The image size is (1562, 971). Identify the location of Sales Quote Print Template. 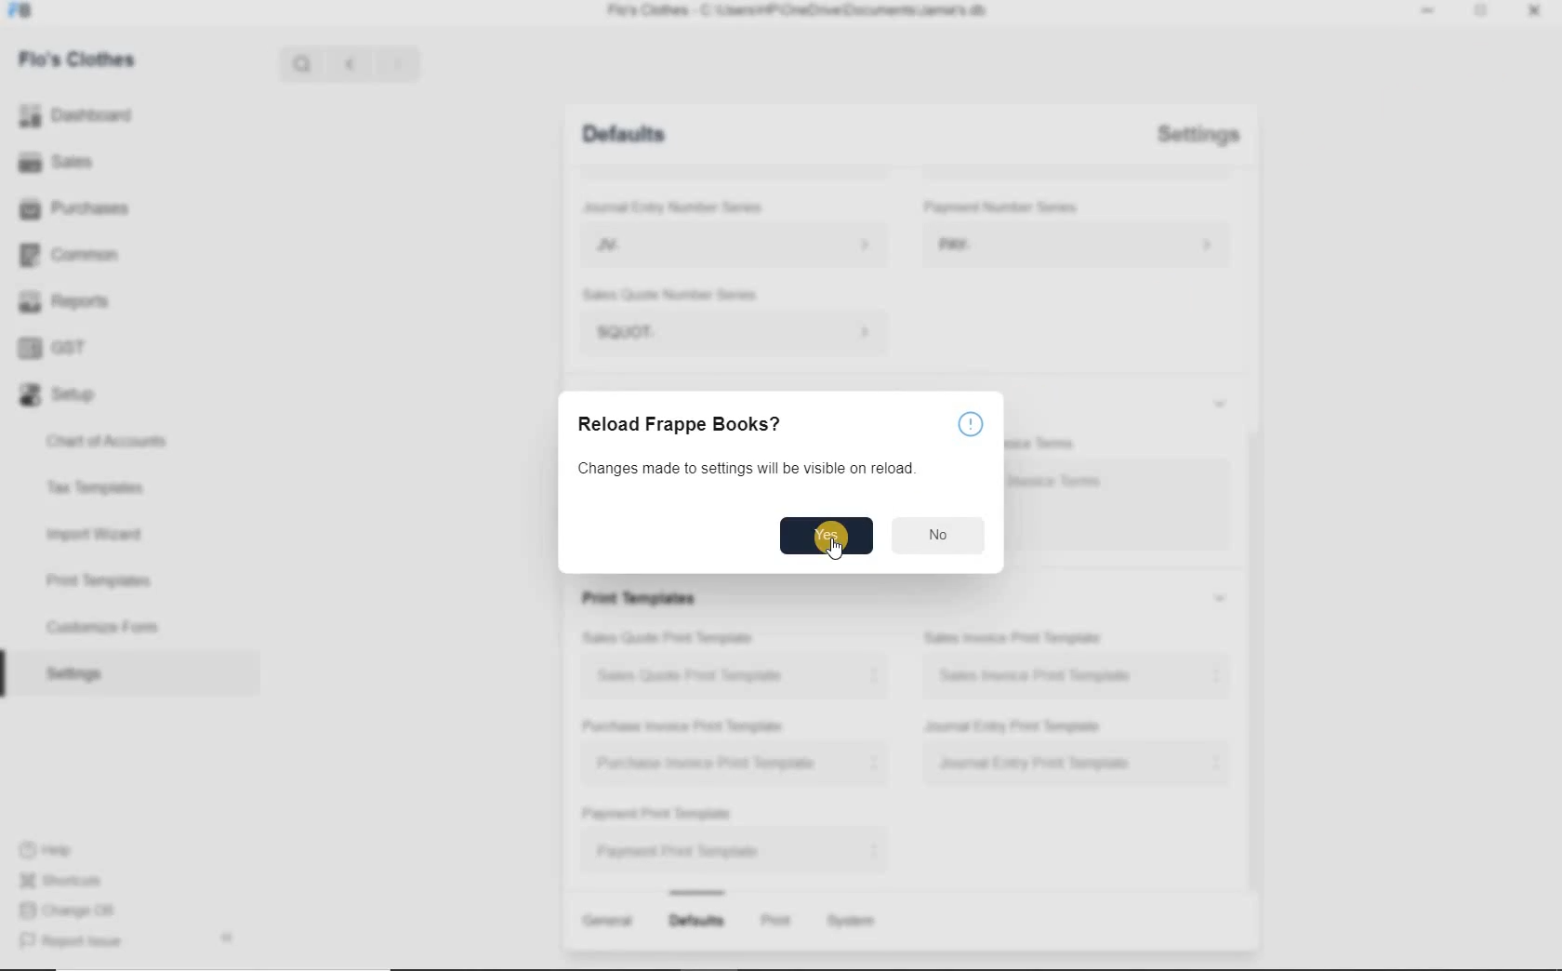
(672, 635).